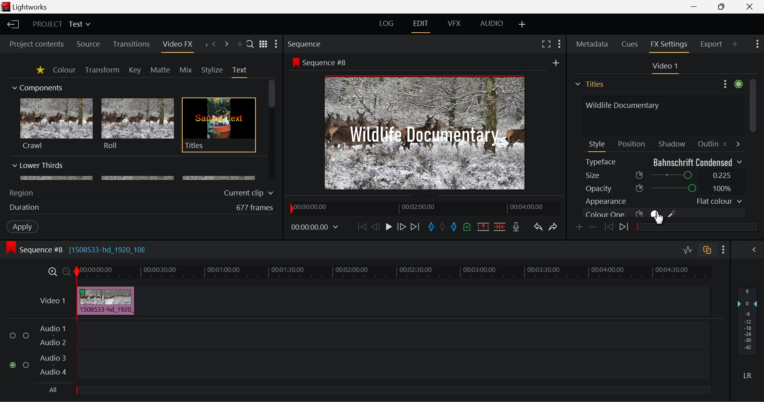 The width and height of the screenshot is (764, 402). Describe the element at coordinates (53, 274) in the screenshot. I see `Zoom In Timeline` at that location.